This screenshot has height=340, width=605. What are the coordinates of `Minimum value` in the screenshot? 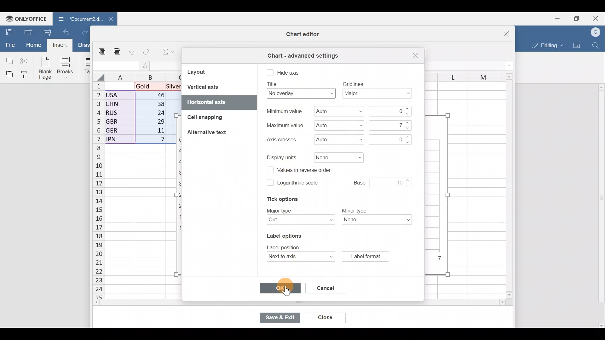 It's located at (392, 111).